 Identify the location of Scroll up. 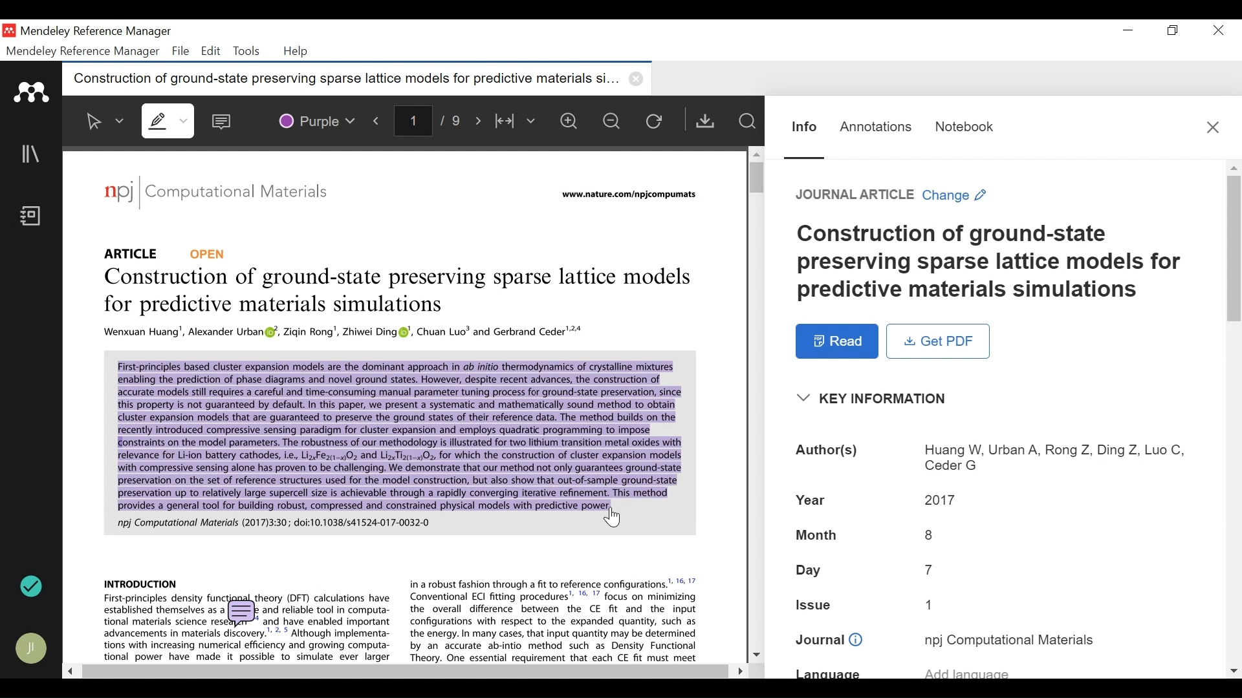
(1234, 167).